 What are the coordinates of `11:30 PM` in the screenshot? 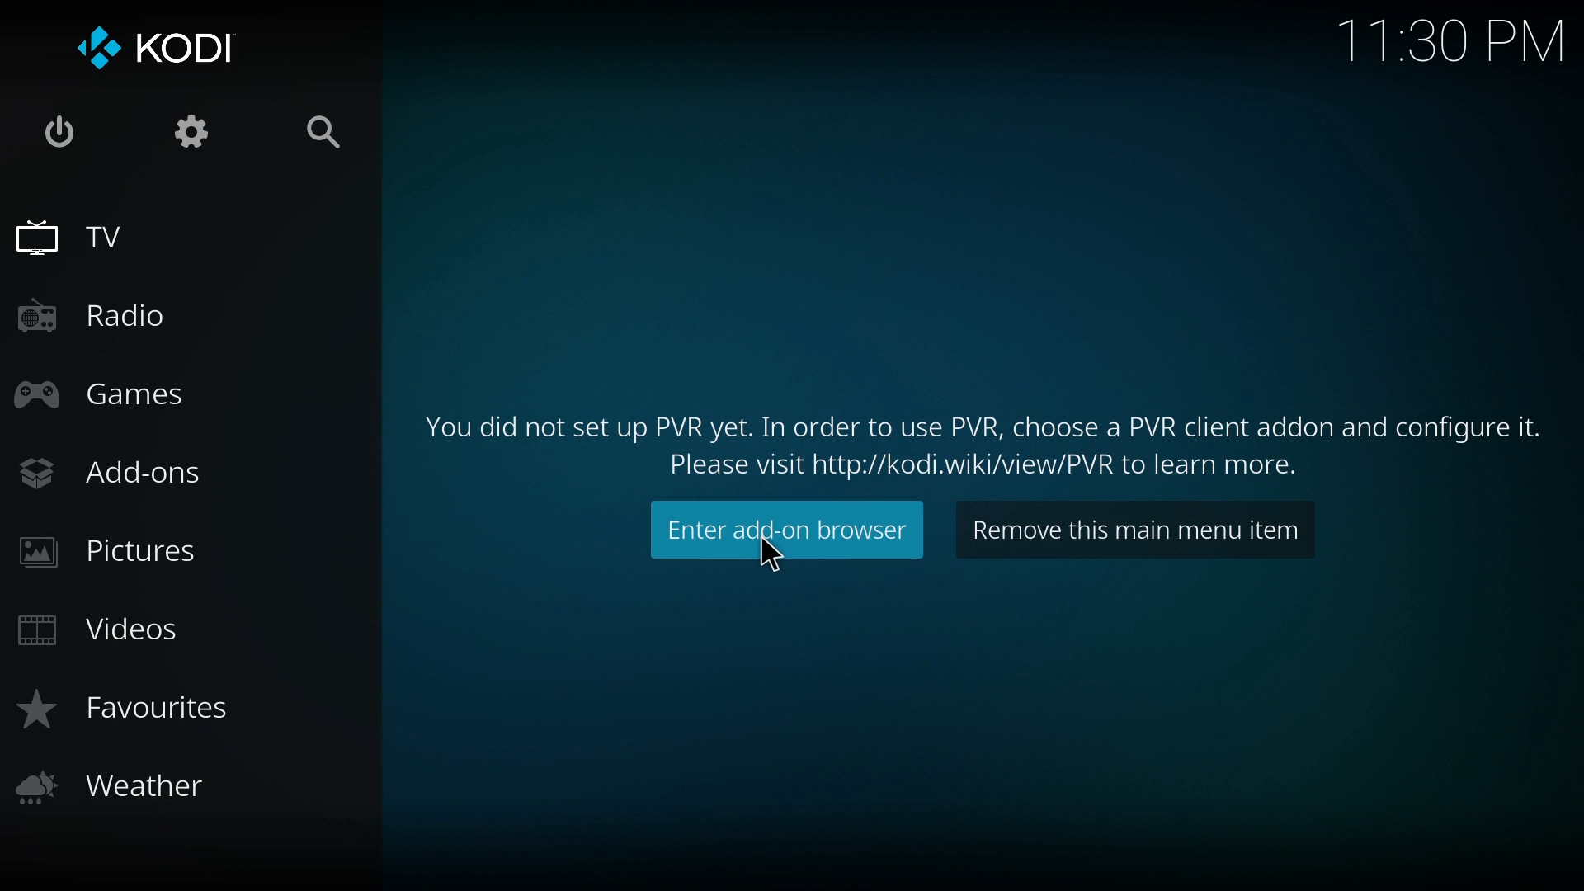 It's located at (1447, 43).